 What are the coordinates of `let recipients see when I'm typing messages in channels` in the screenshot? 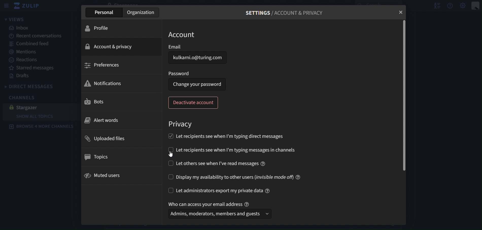 It's located at (233, 150).